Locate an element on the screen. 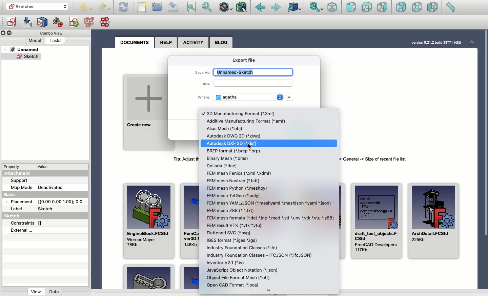 Image resolution: width=488 pixels, height=296 pixels. Sketch is located at coordinates (20, 216).